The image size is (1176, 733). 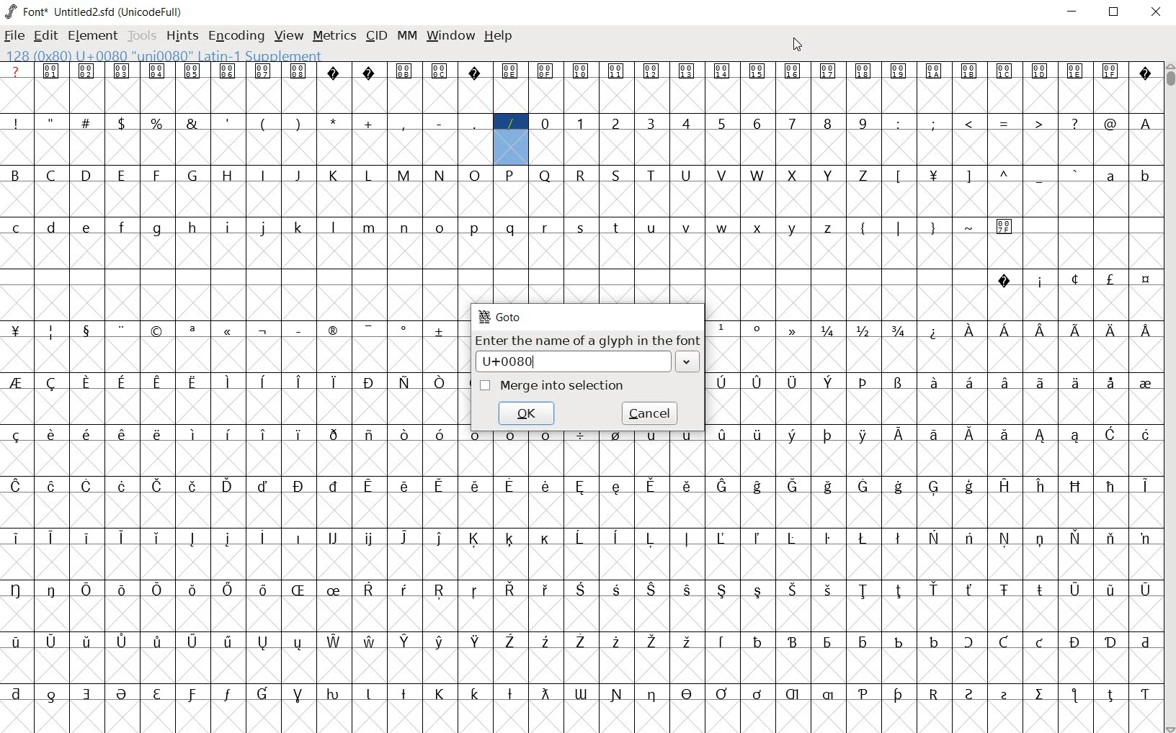 What do you see at coordinates (758, 328) in the screenshot?
I see `glyph` at bounding box center [758, 328].